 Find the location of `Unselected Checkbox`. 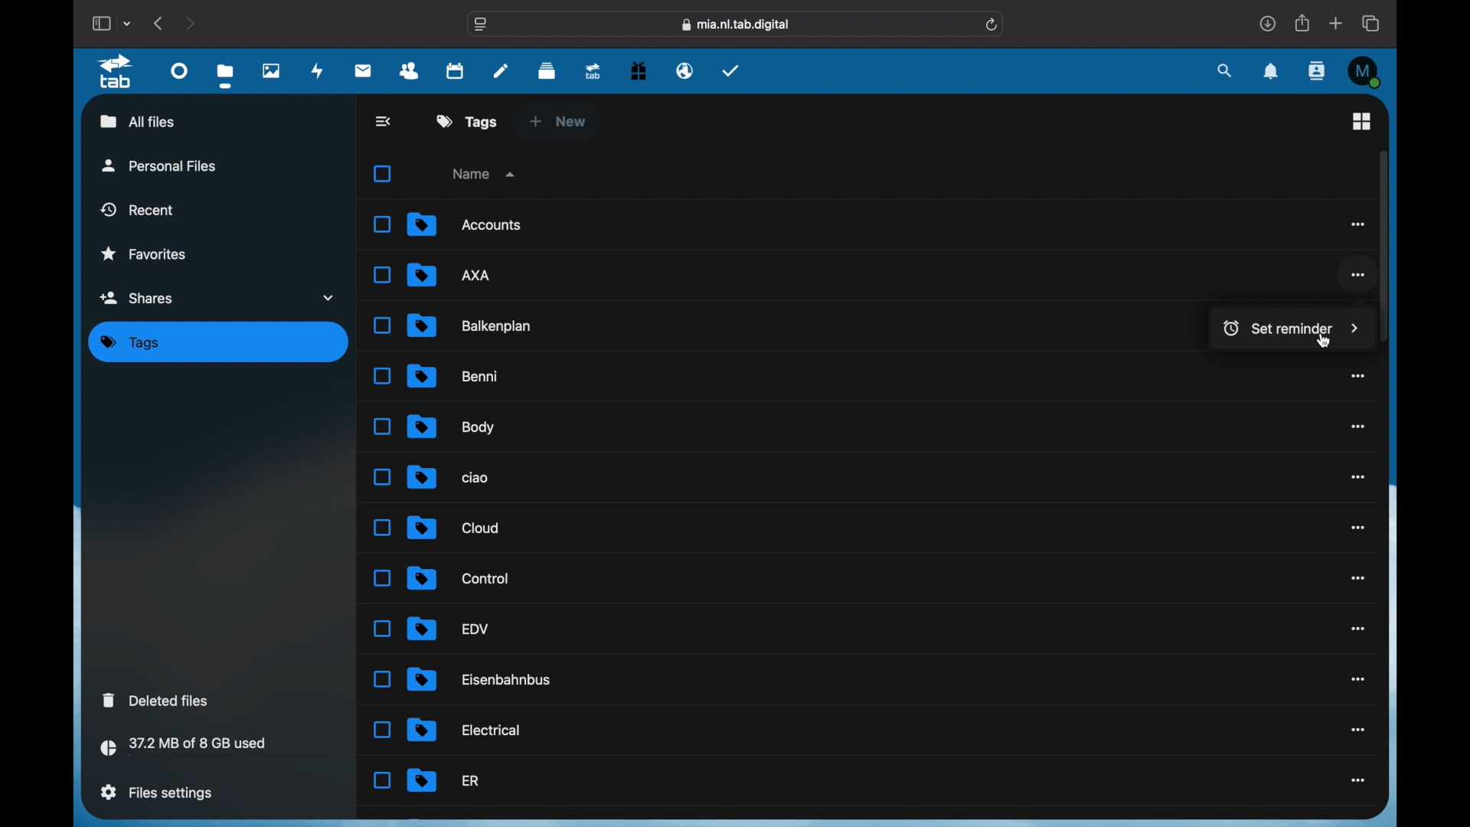

Unselected Checkbox is located at coordinates (383, 224).